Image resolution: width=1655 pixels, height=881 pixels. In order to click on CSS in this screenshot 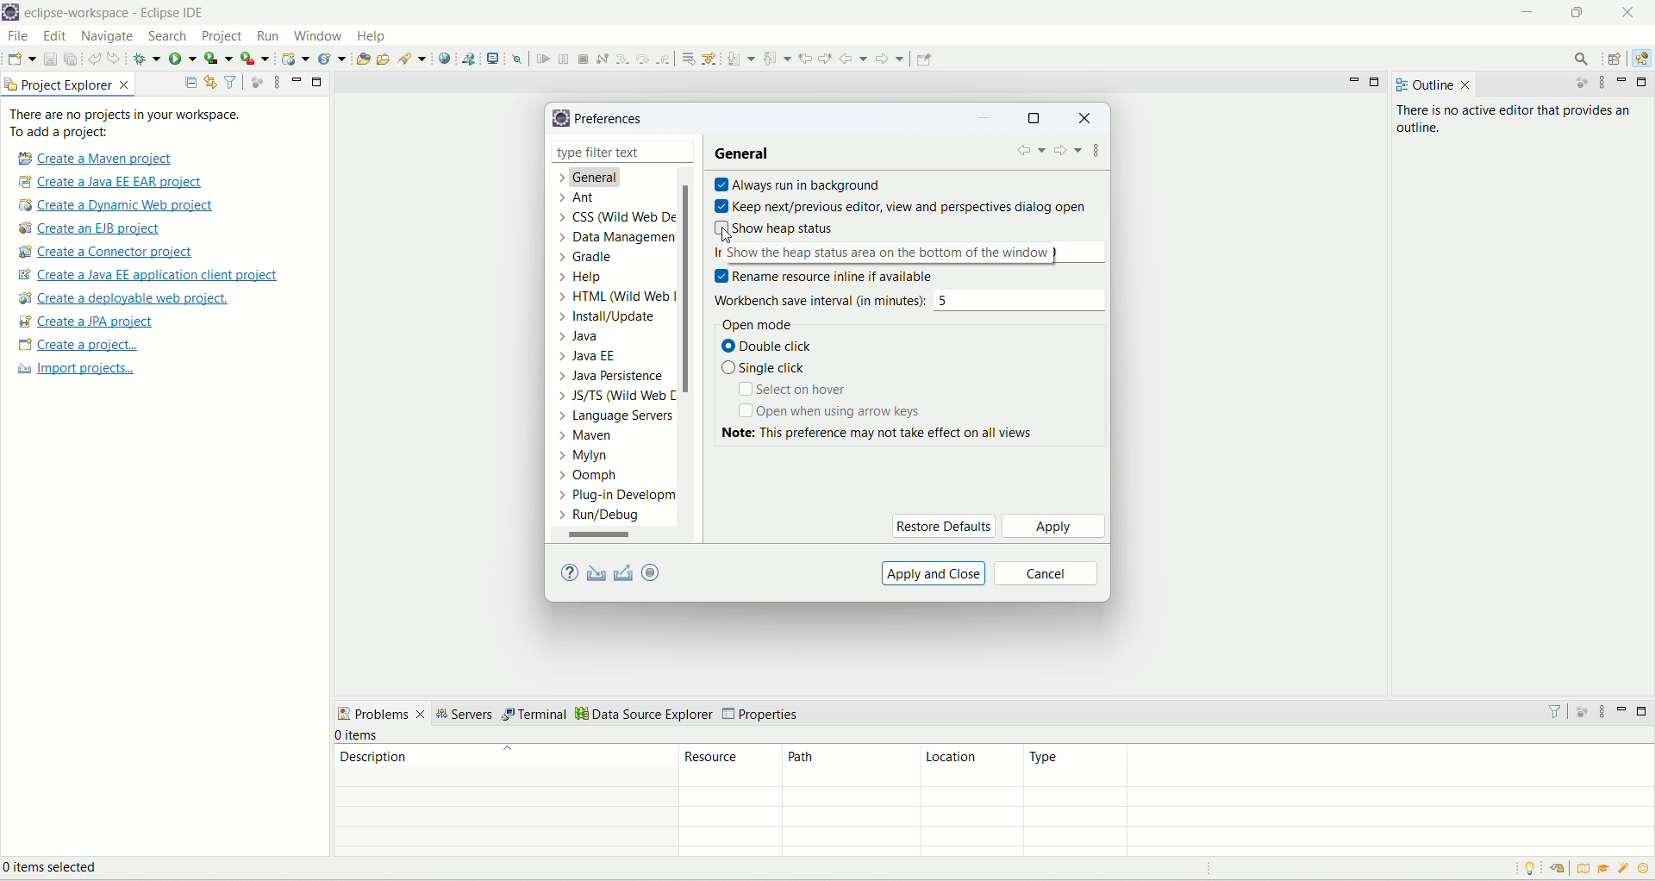, I will do `click(614, 220)`.